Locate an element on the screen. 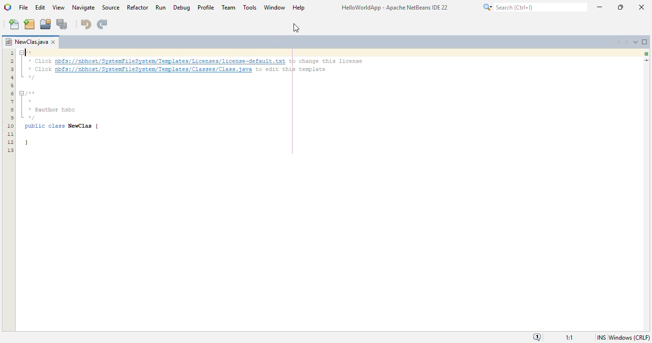  close window is located at coordinates (53, 42).